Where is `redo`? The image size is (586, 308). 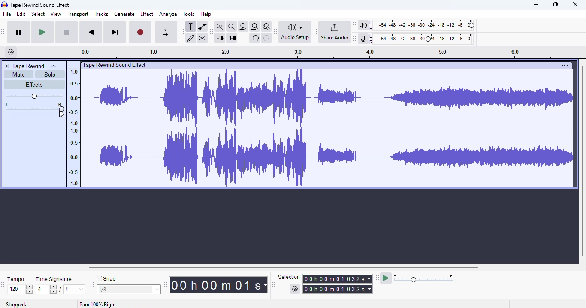 redo is located at coordinates (267, 39).